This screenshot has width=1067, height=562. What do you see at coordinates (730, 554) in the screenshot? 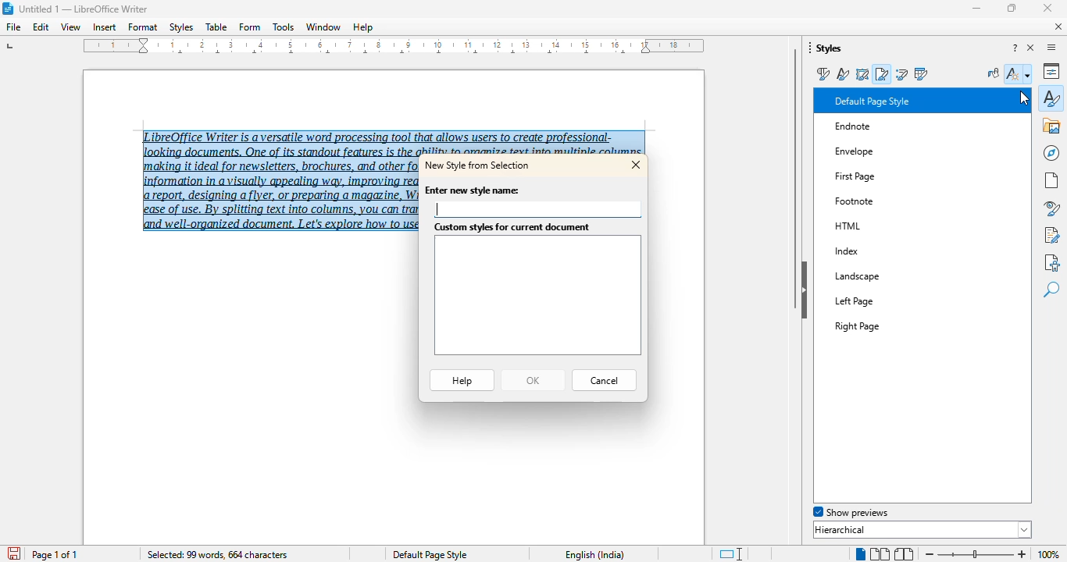
I see `standard selection` at bounding box center [730, 554].